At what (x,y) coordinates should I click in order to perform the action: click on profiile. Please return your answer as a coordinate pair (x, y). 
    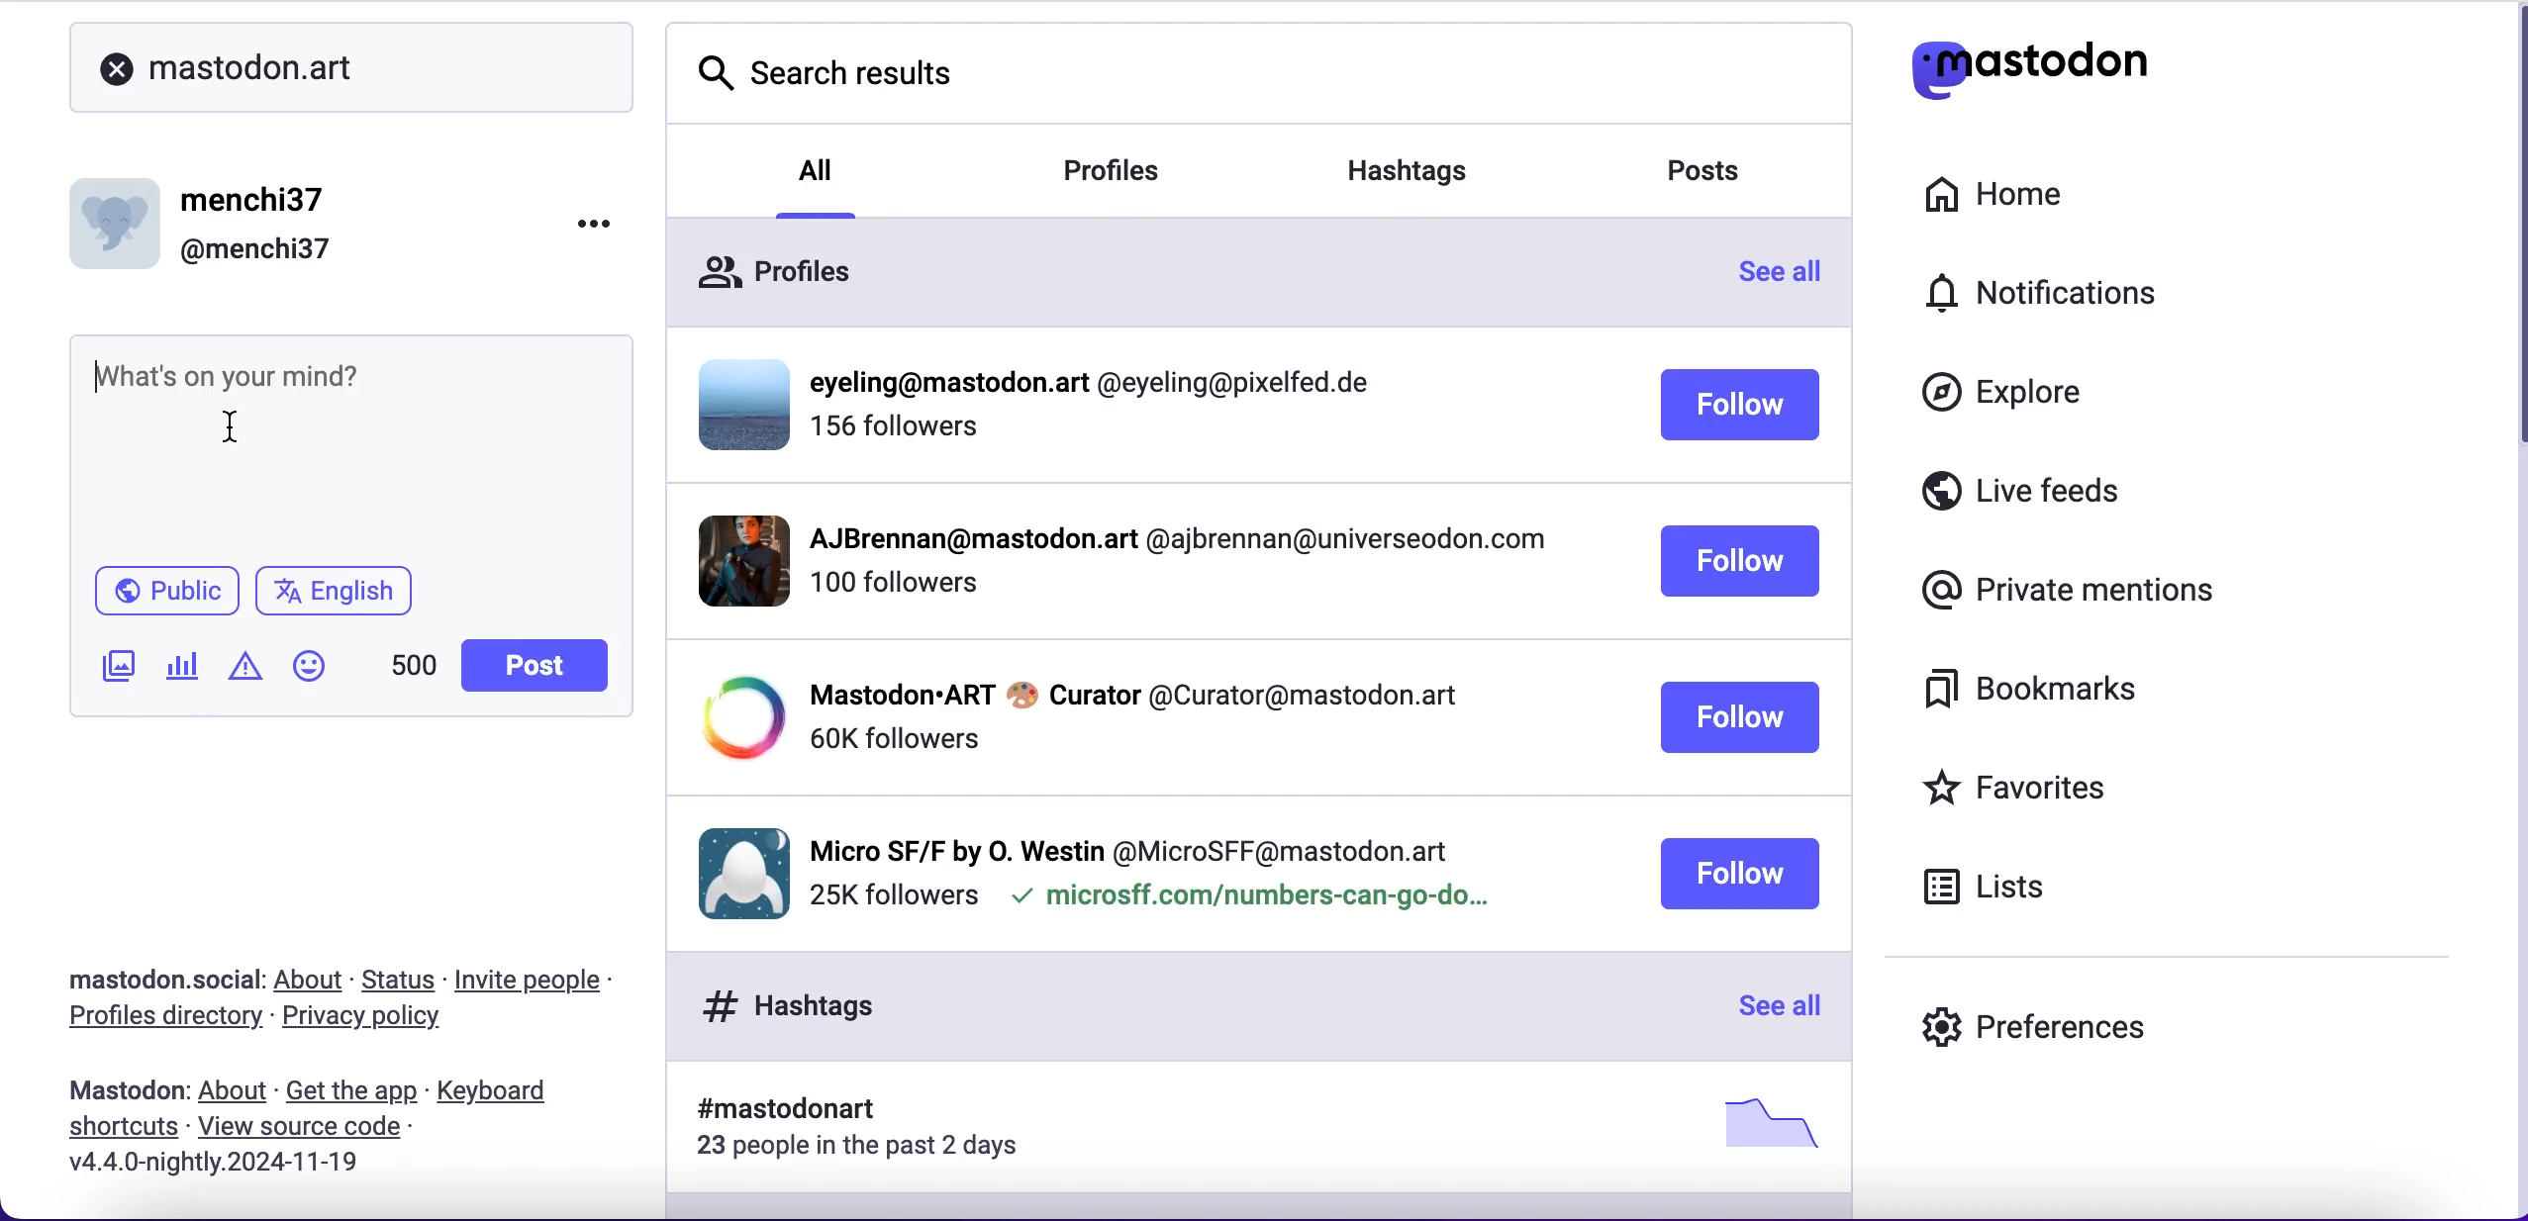
    Looking at the image, I should click on (1102, 384).